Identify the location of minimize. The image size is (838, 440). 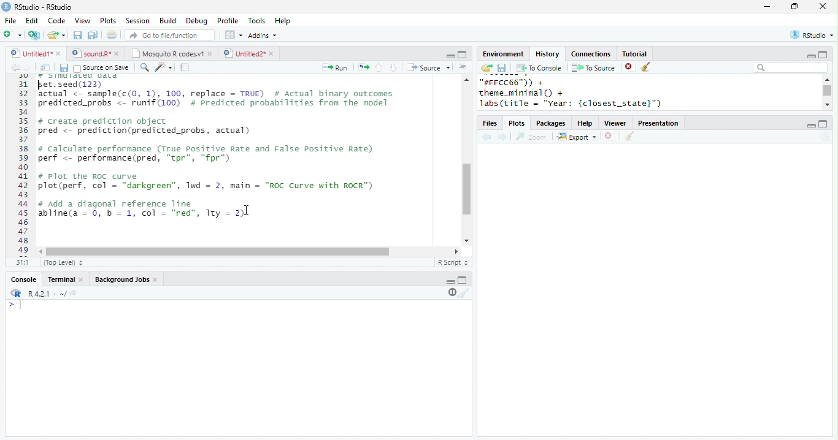
(810, 56).